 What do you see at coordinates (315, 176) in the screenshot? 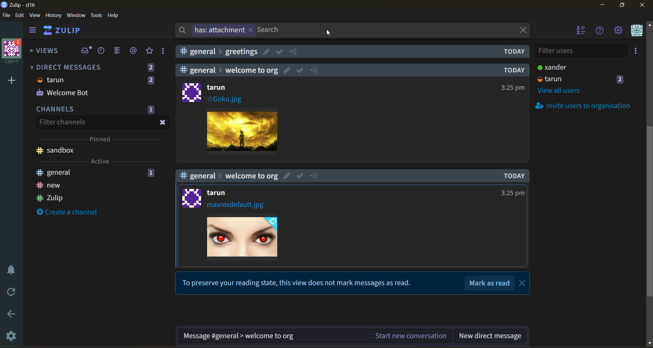
I see `notify` at bounding box center [315, 176].